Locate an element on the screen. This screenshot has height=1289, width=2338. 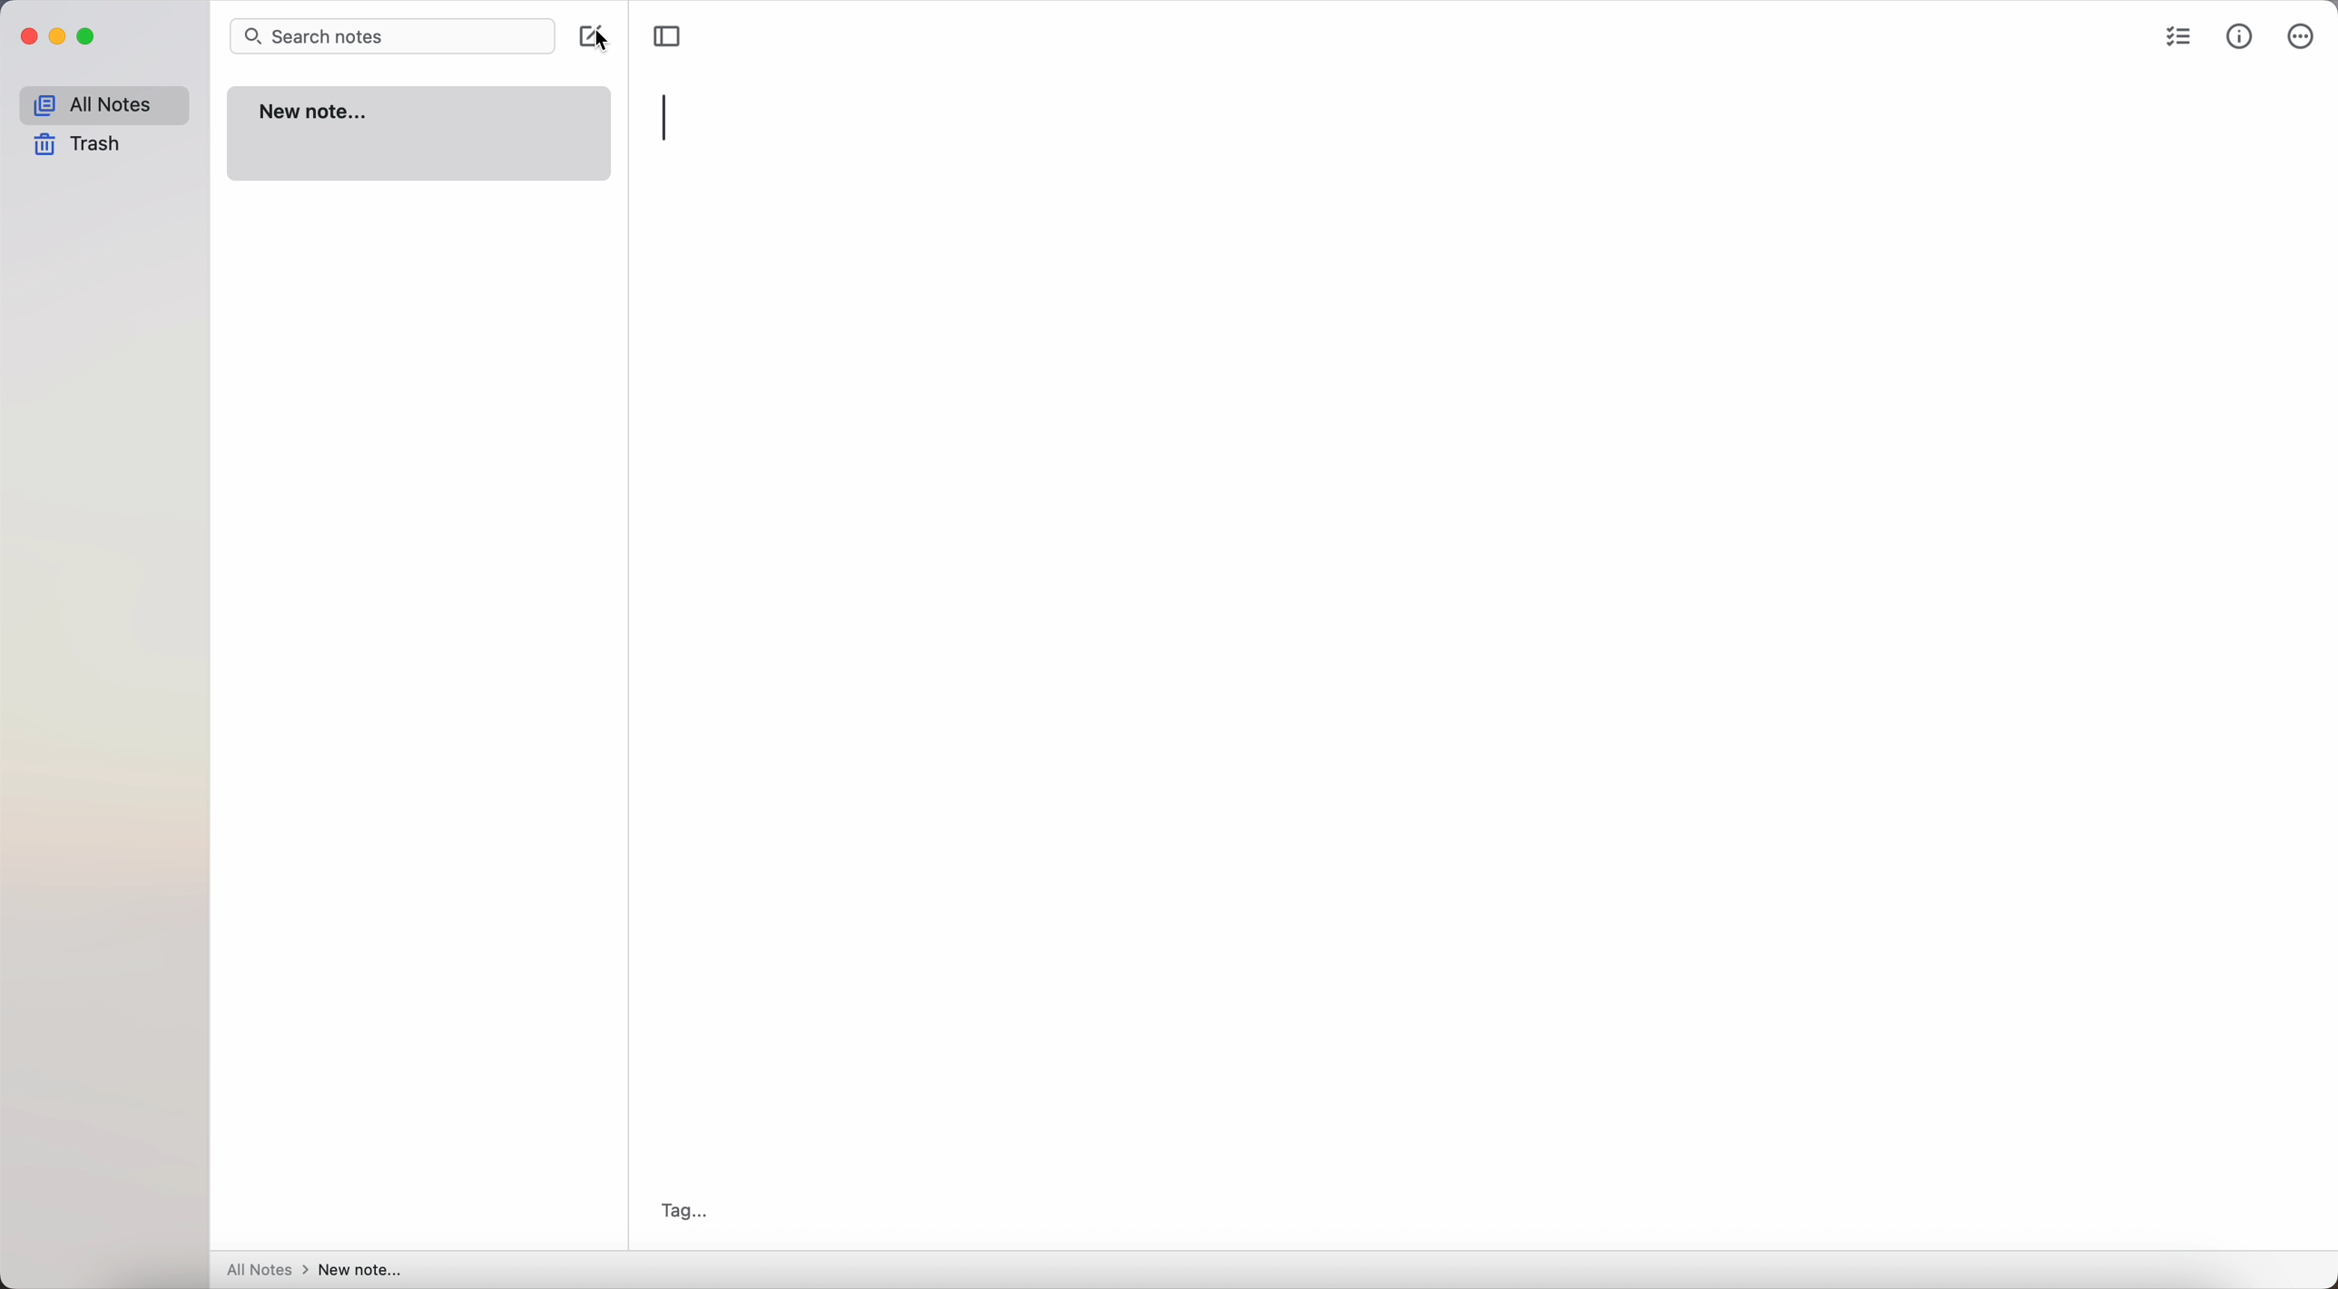
create note is located at coordinates (580, 34).